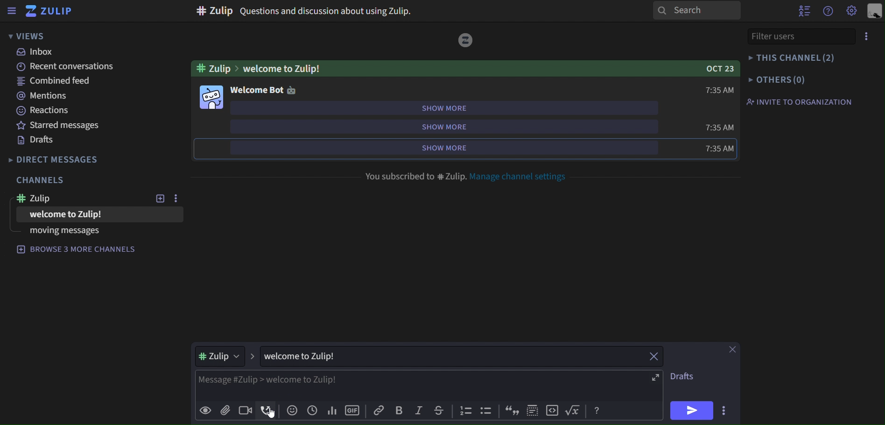 This screenshot has width=885, height=425. What do you see at coordinates (681, 376) in the screenshot?
I see `drafts` at bounding box center [681, 376].